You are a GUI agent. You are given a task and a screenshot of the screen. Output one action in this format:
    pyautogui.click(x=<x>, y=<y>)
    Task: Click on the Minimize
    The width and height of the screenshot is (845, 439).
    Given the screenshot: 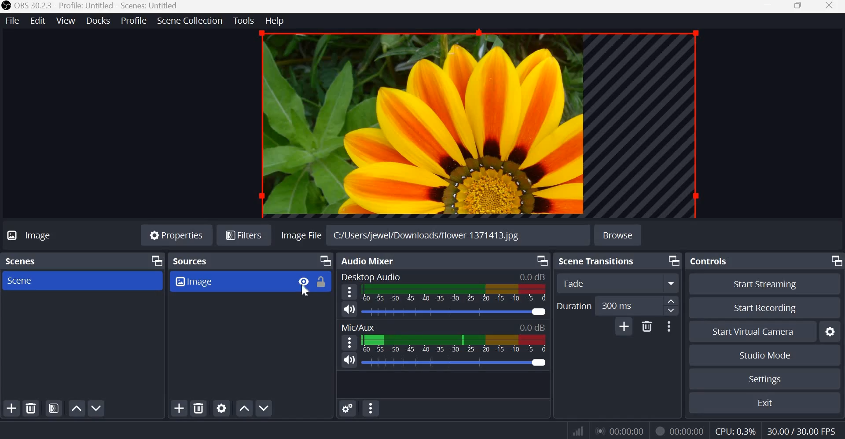 What is the action you would take?
    pyautogui.click(x=766, y=6)
    